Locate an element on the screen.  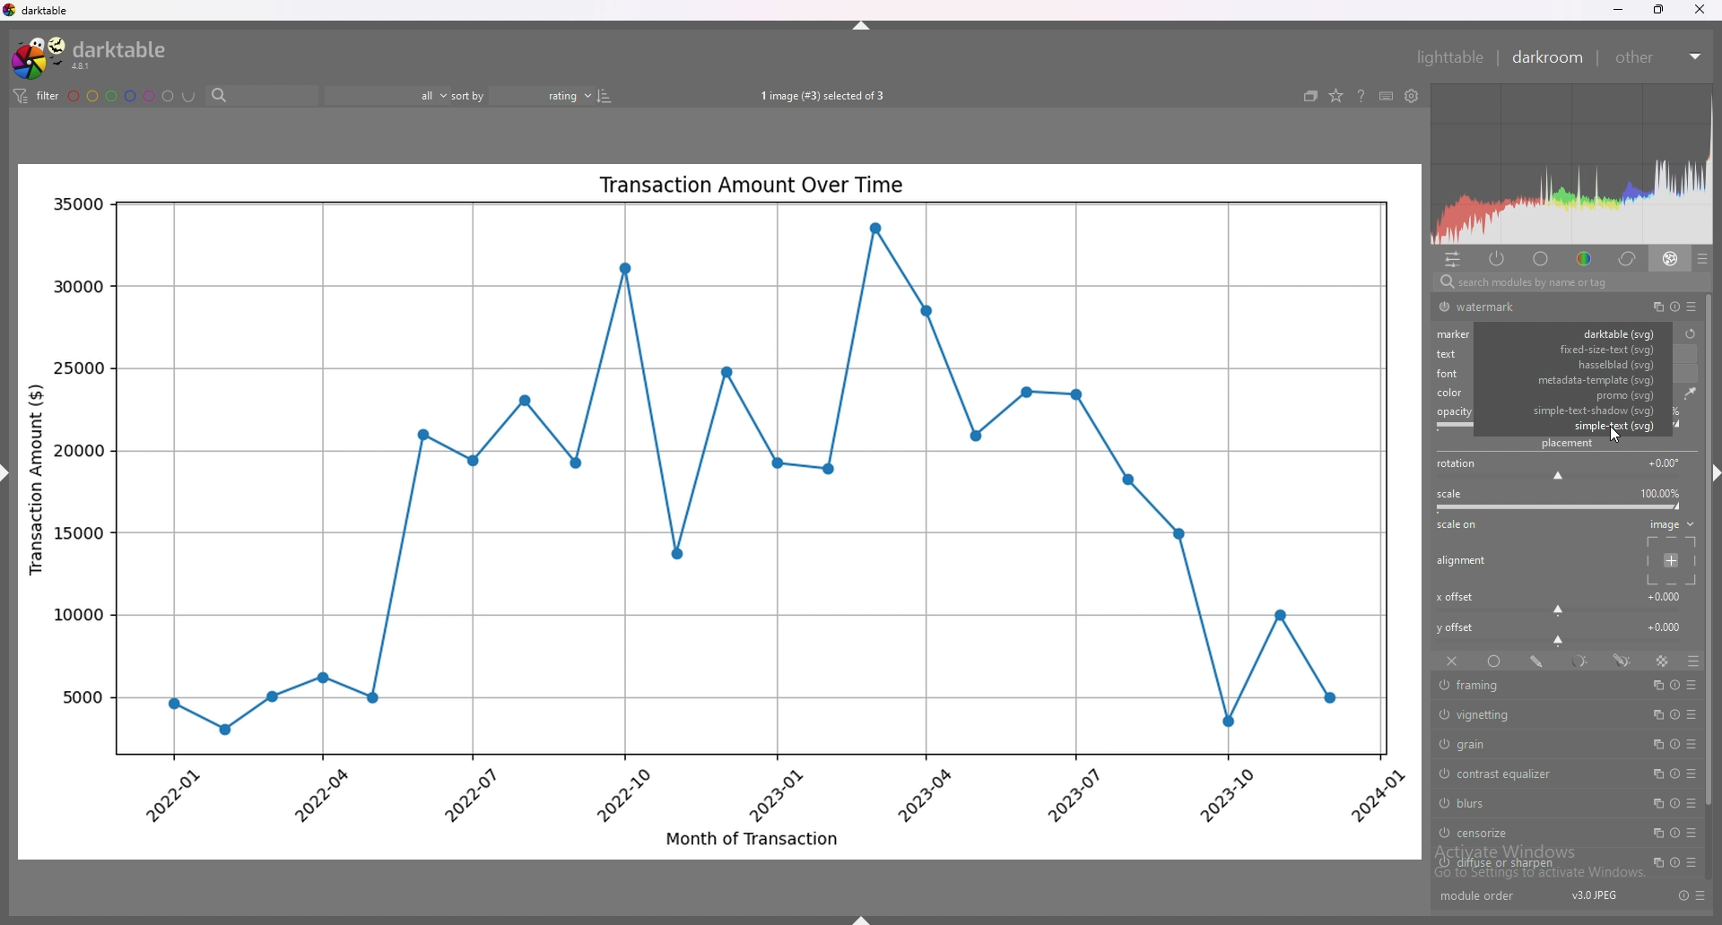
filter is located at coordinates (39, 97).